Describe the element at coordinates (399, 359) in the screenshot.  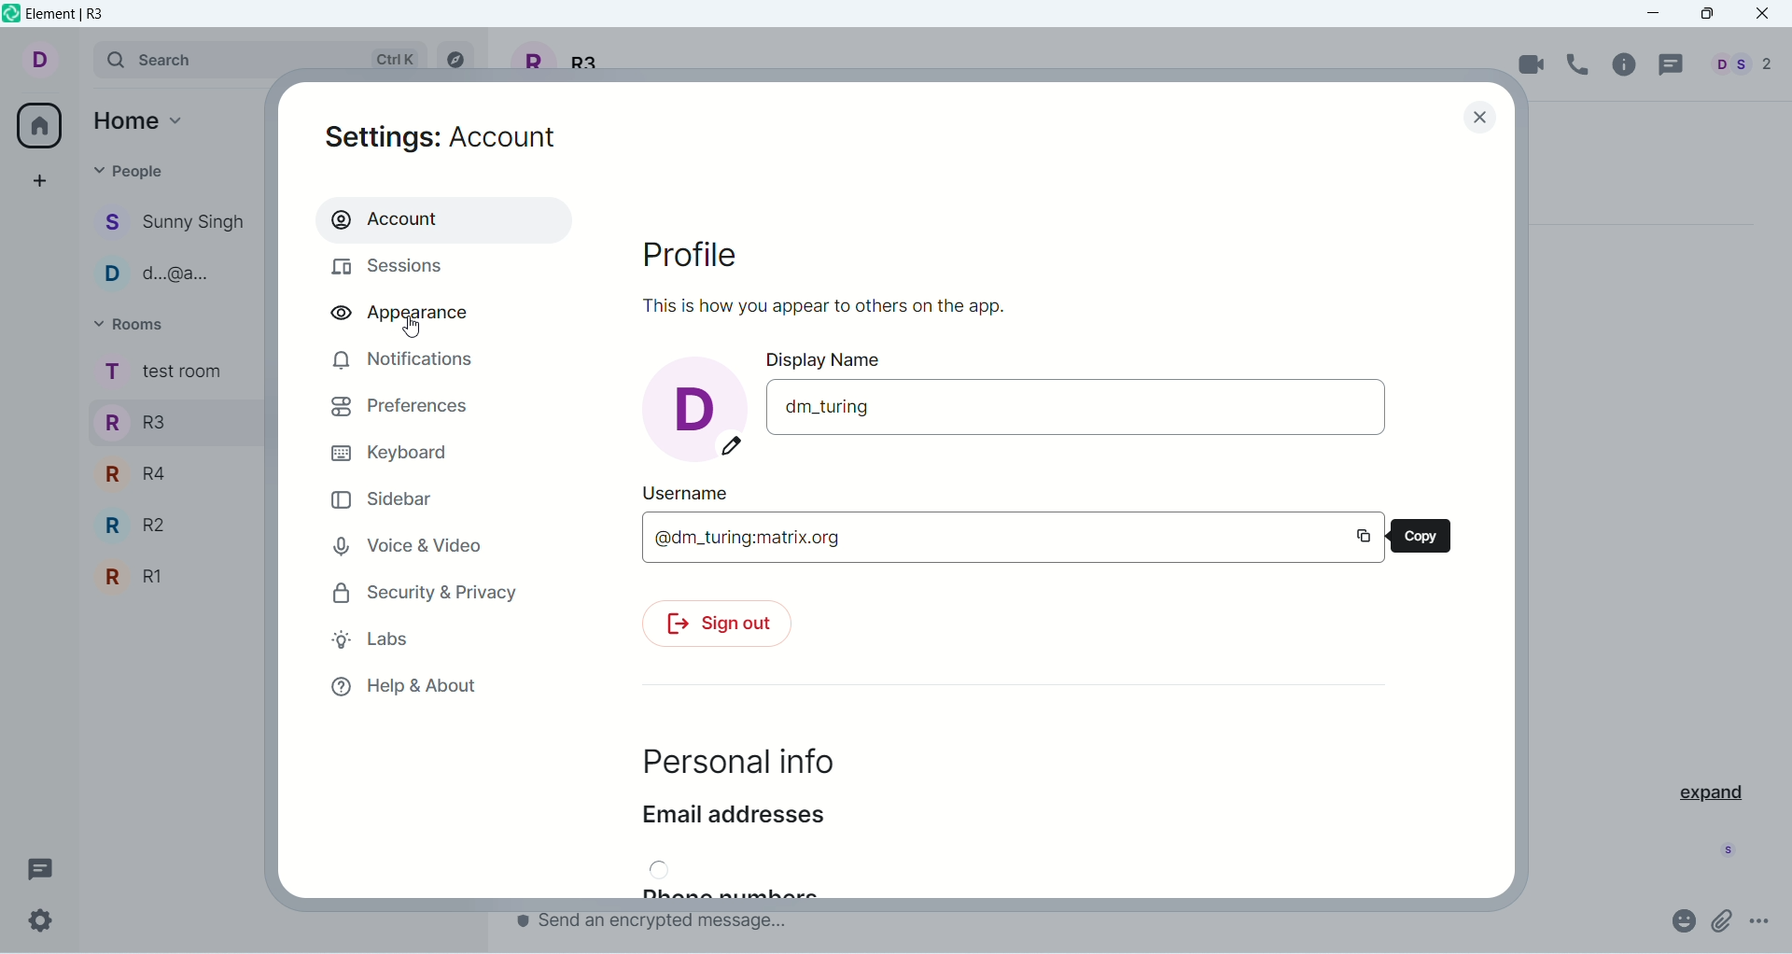
I see `notification` at that location.